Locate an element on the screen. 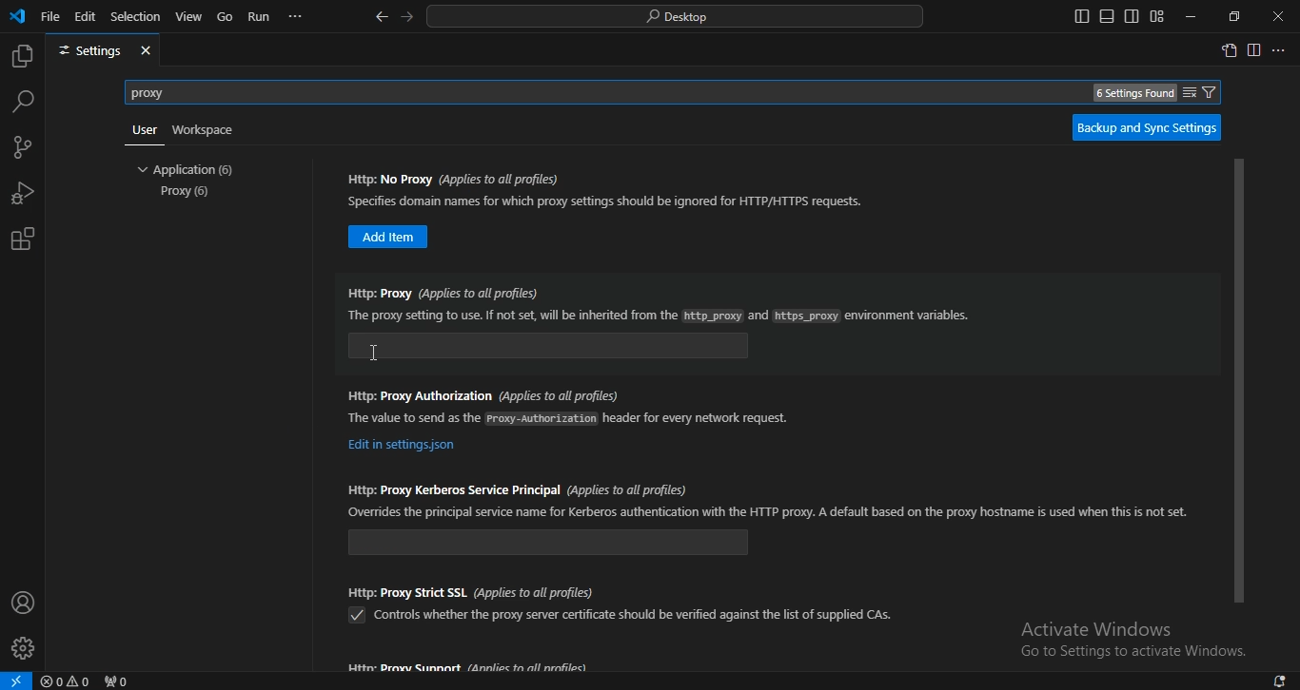  search is located at coordinates (677, 17).